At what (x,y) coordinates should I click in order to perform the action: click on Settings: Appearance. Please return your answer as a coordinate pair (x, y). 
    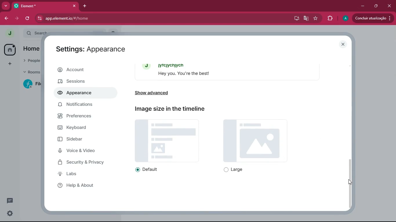
    Looking at the image, I should click on (91, 50).